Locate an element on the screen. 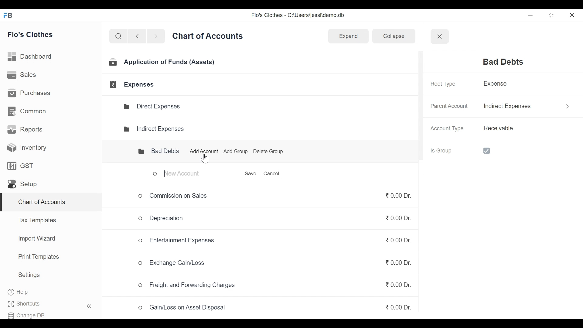 The width and height of the screenshot is (583, 328). Common is located at coordinates (28, 111).